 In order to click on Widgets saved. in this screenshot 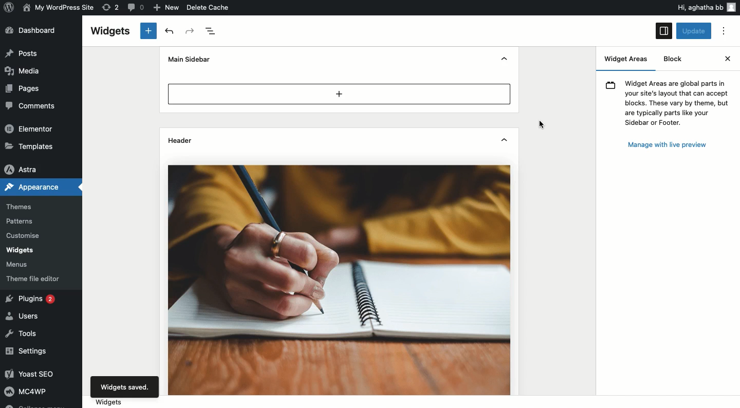, I will do `click(123, 388)`.